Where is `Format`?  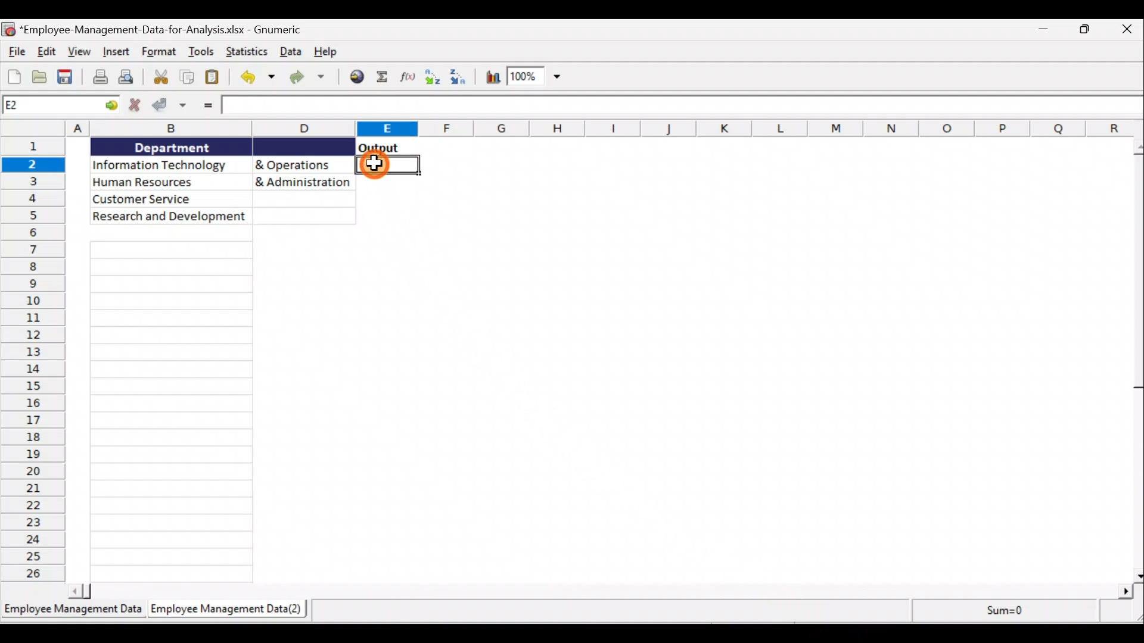 Format is located at coordinates (159, 52).